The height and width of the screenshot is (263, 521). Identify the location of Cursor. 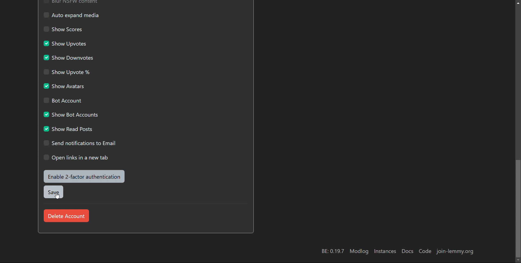
(57, 195).